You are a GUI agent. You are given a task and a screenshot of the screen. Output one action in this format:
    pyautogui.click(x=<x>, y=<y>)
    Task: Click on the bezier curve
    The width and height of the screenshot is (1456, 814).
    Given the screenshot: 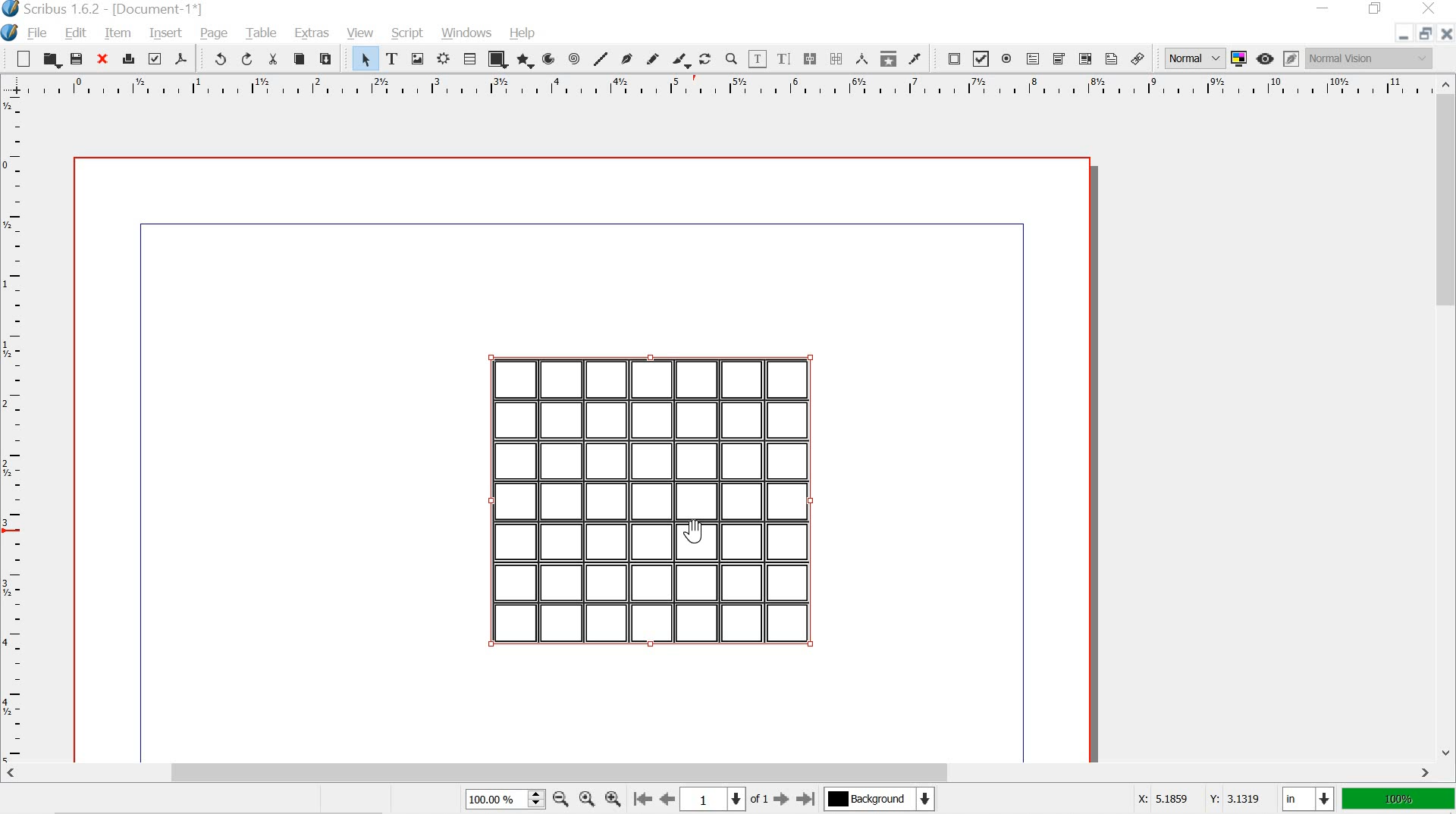 What is the action you would take?
    pyautogui.click(x=626, y=59)
    